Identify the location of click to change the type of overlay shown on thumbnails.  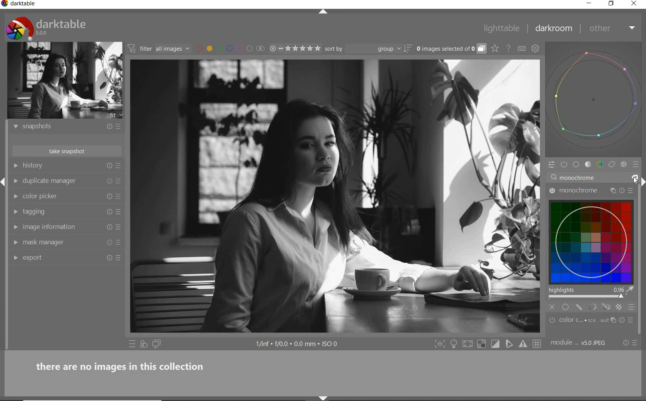
(495, 49).